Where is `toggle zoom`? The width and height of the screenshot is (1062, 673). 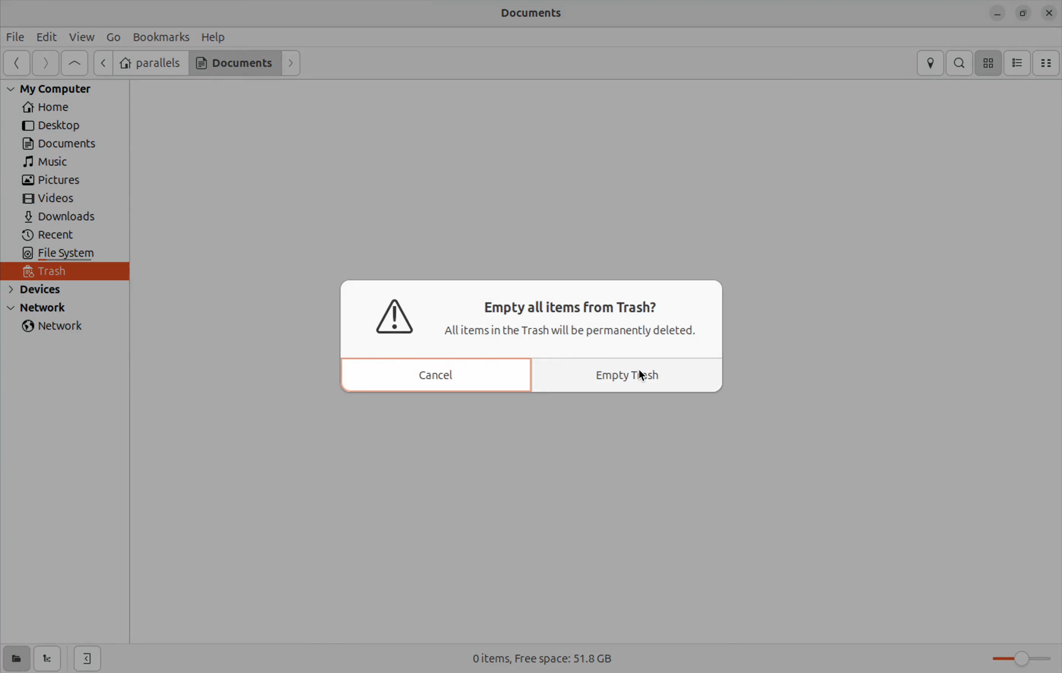
toggle zoom is located at coordinates (1020, 657).